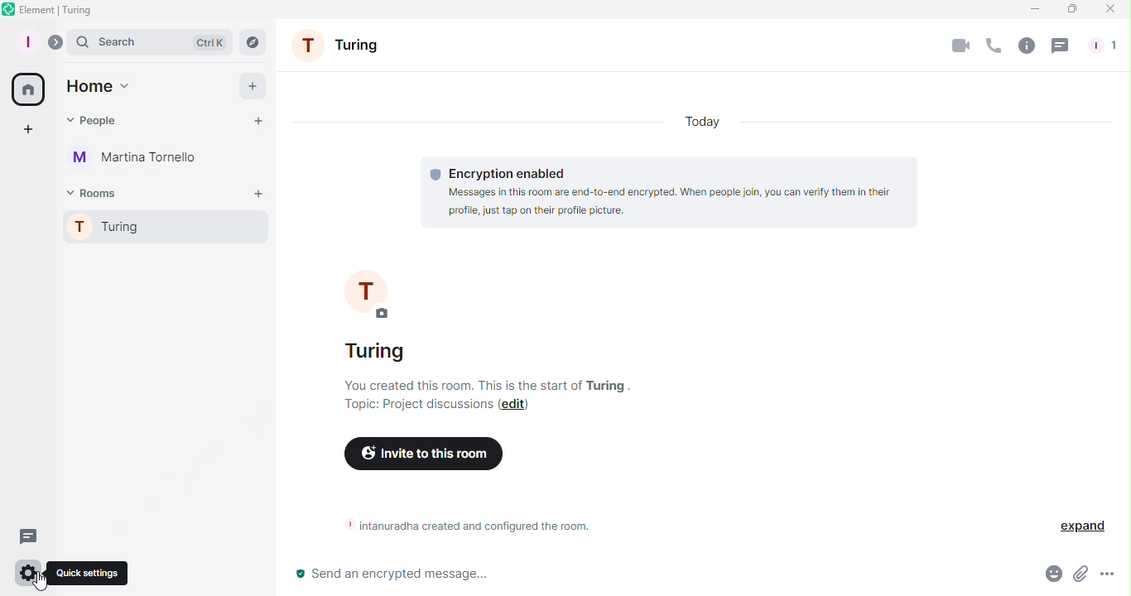  I want to click on Room information, so click(474, 529).